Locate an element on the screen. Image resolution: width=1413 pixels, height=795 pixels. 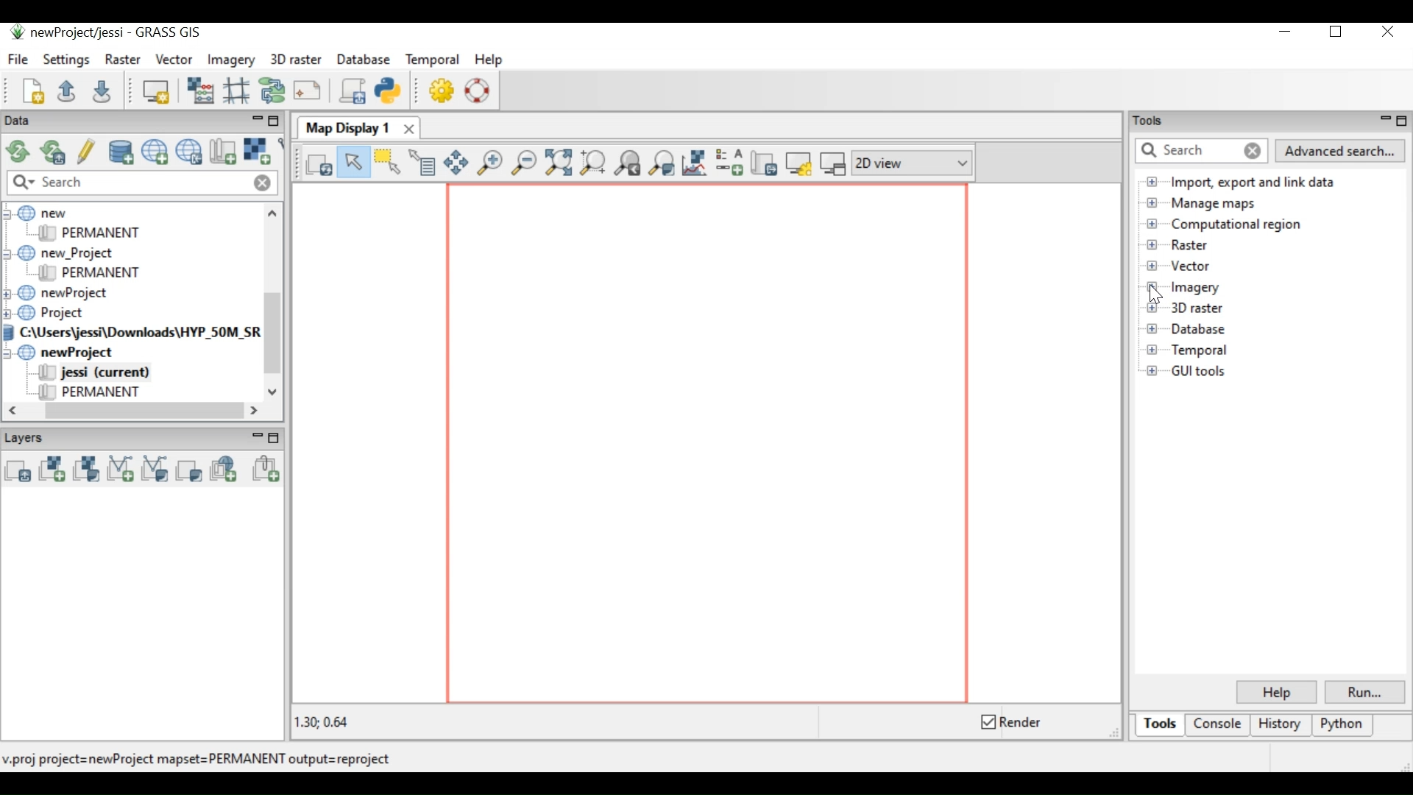
Raster is located at coordinates (123, 58).